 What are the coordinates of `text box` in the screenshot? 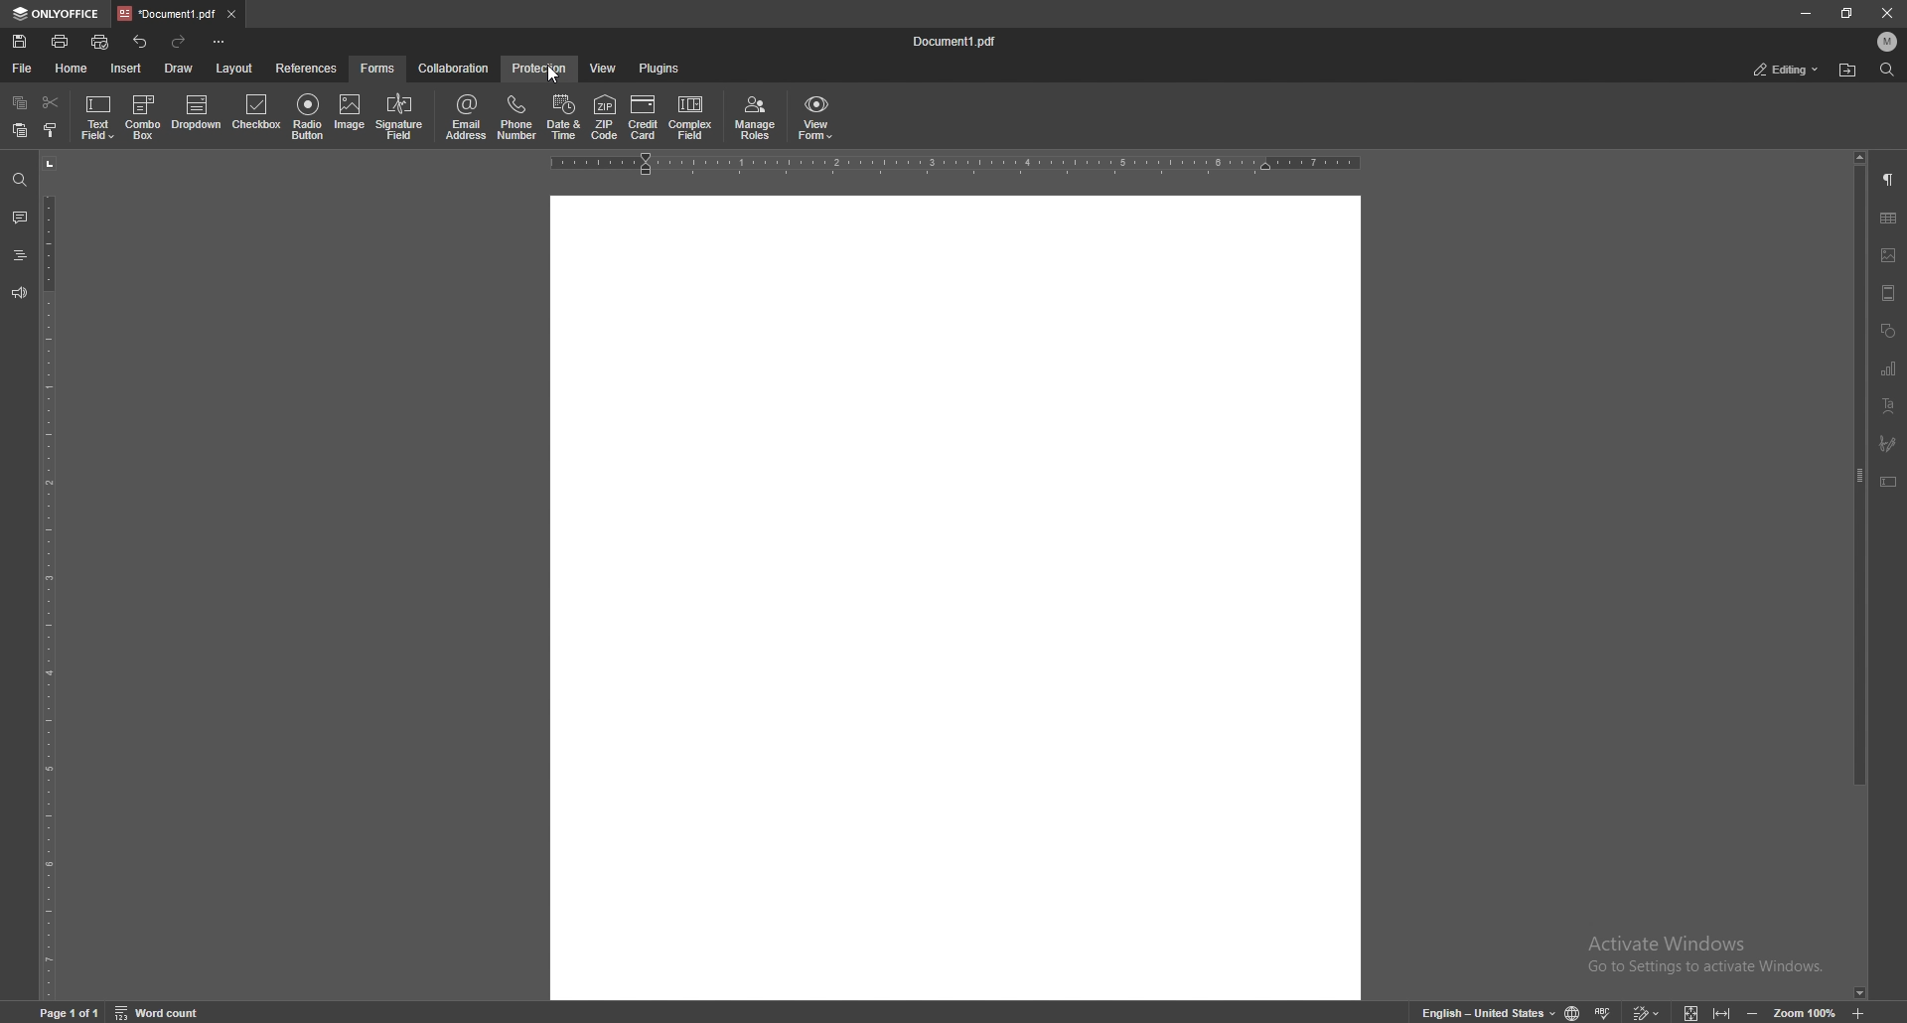 It's located at (1888, 482).